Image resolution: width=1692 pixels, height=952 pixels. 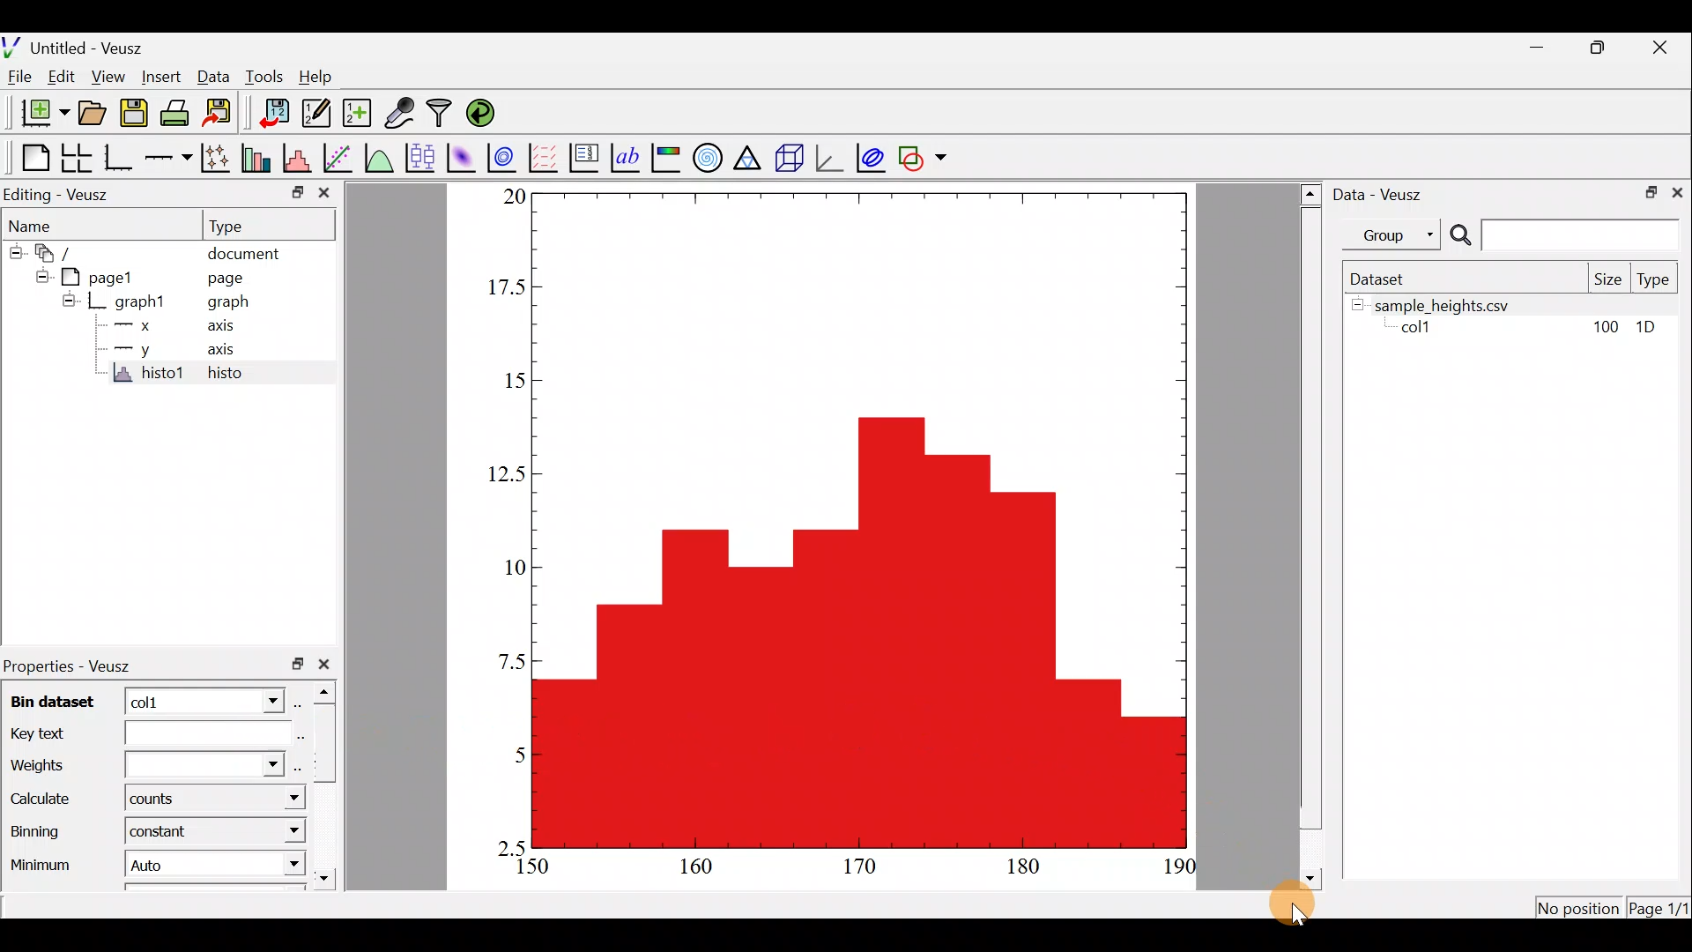 I want to click on [No position, so click(x=1580, y=906).